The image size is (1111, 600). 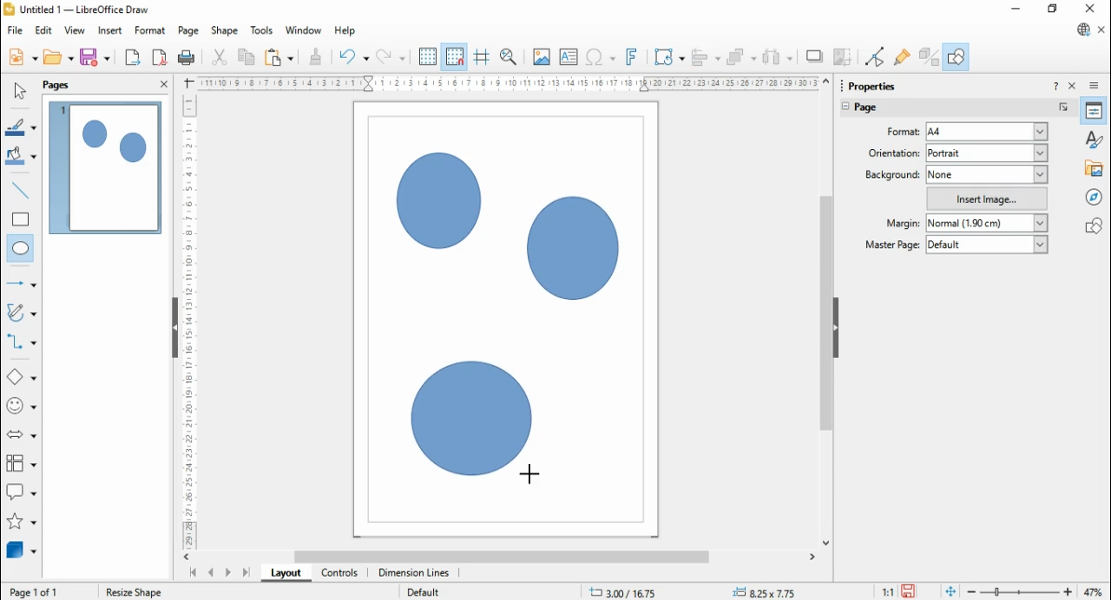 I want to click on line and arrows, so click(x=22, y=284).